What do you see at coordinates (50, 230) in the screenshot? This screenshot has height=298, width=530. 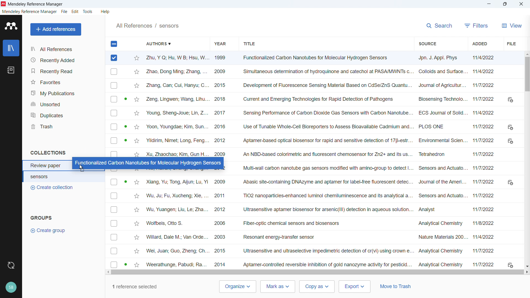 I see `Create groups ` at bounding box center [50, 230].